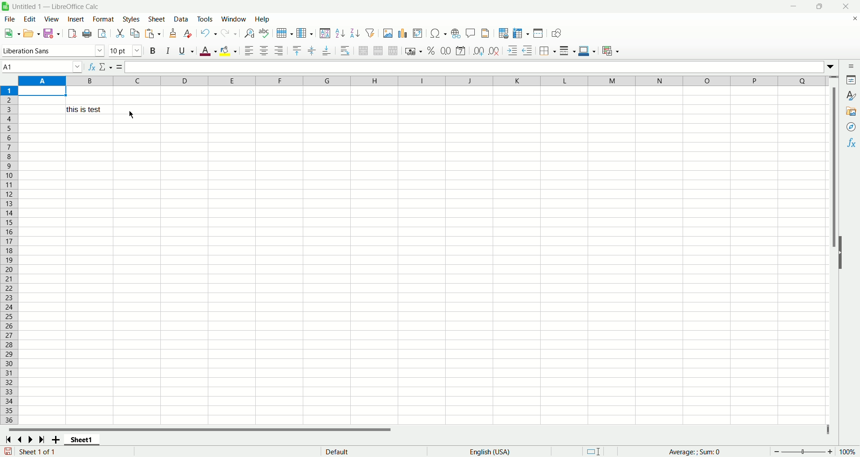 This screenshot has width=860, height=457. What do you see at coordinates (105, 67) in the screenshot?
I see `select function` at bounding box center [105, 67].